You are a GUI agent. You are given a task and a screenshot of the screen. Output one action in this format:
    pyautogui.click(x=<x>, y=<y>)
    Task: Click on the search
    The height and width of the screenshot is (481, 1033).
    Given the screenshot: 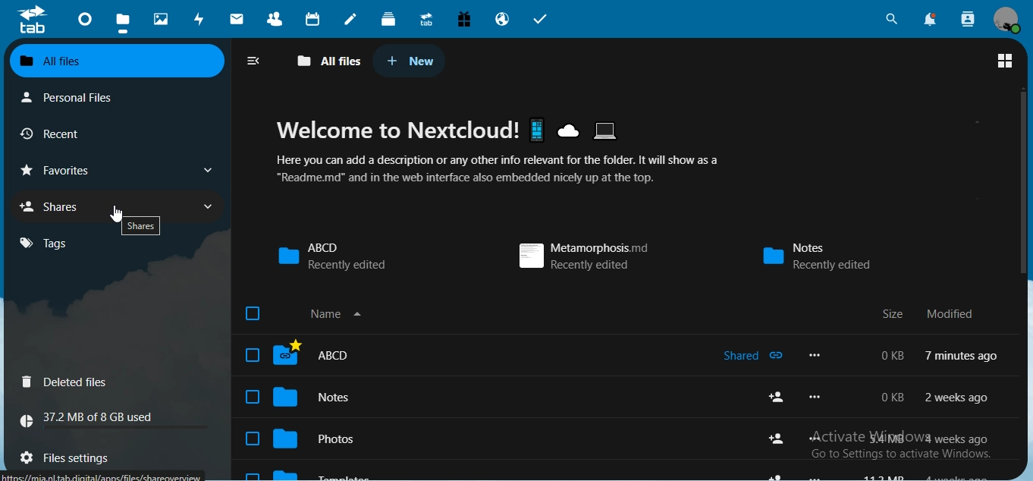 What is the action you would take?
    pyautogui.click(x=892, y=18)
    